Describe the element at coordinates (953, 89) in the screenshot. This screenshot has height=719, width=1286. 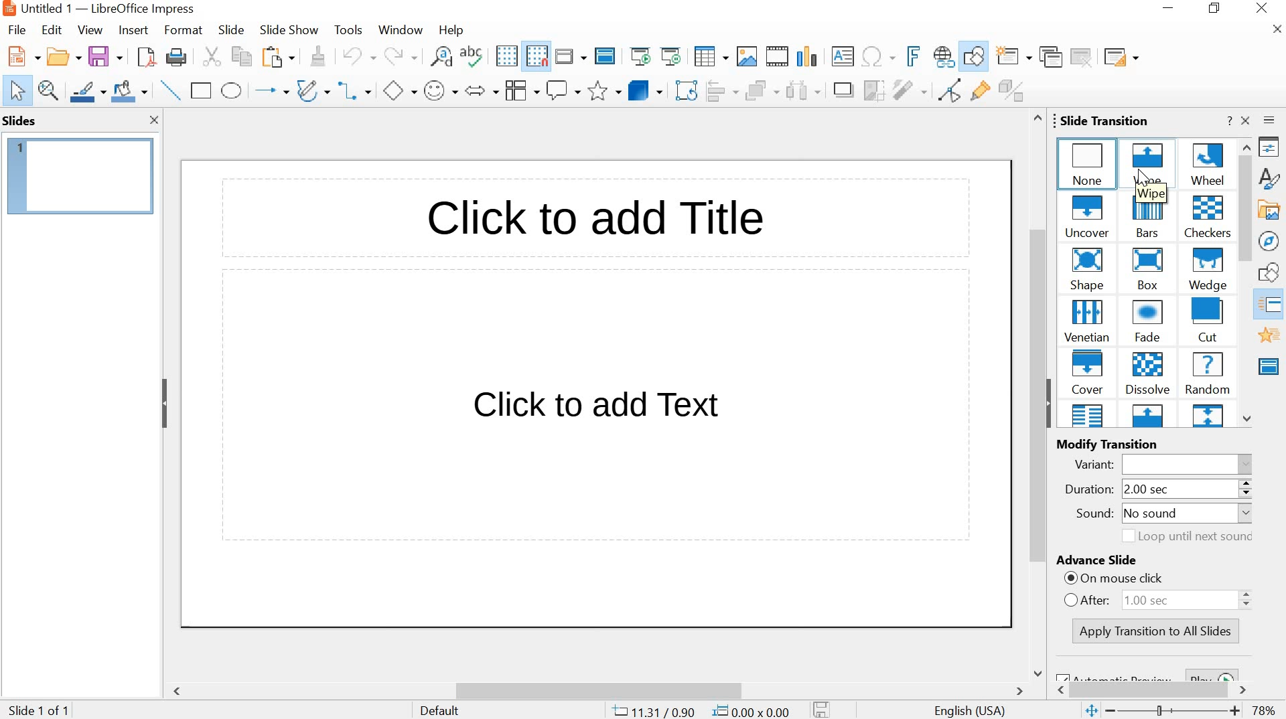
I see `Toggle Point Edit Mode` at that location.